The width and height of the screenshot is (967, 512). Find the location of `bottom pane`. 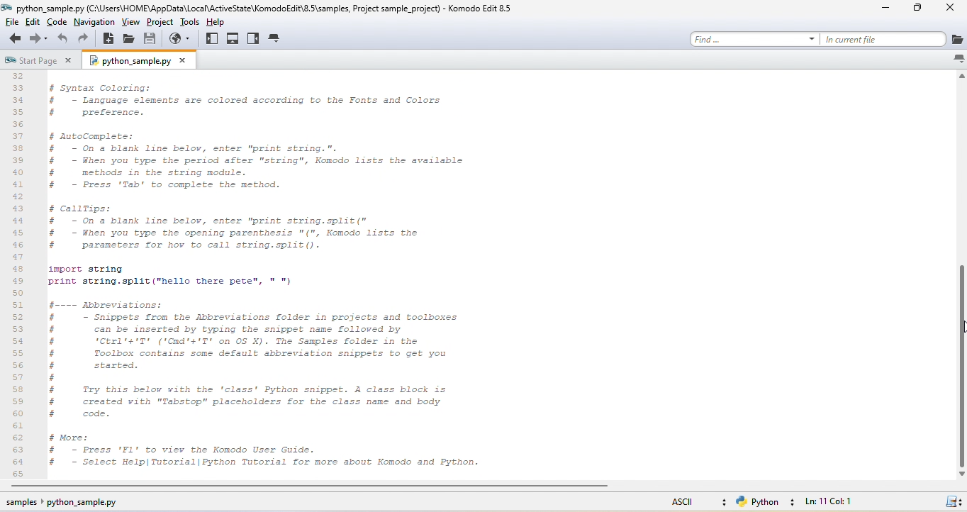

bottom pane is located at coordinates (234, 39).